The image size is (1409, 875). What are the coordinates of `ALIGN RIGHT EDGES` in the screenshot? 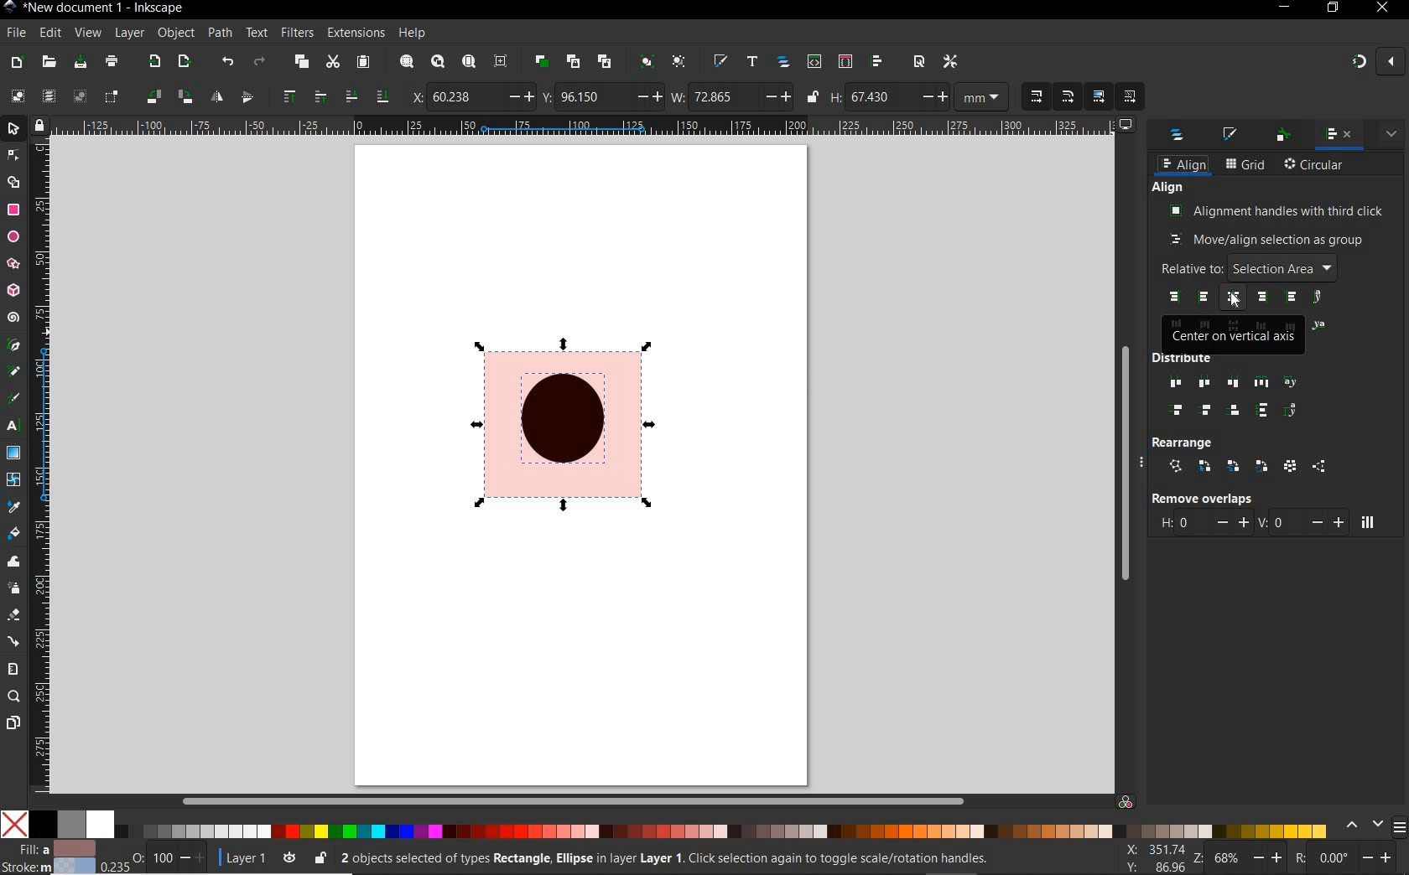 It's located at (1262, 298).